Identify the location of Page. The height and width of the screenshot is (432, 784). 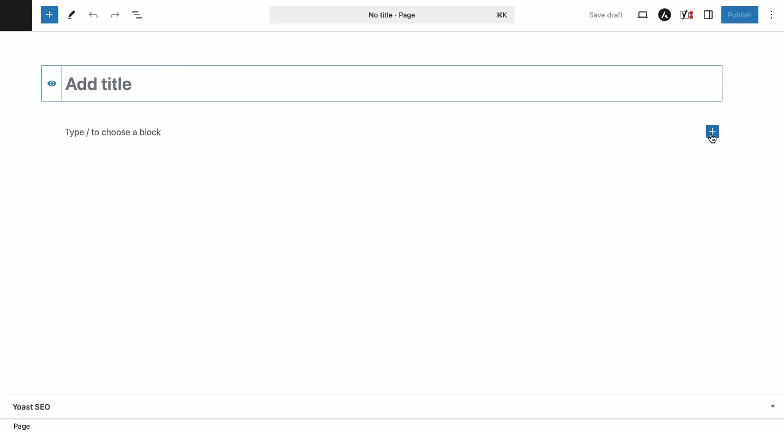
(393, 14).